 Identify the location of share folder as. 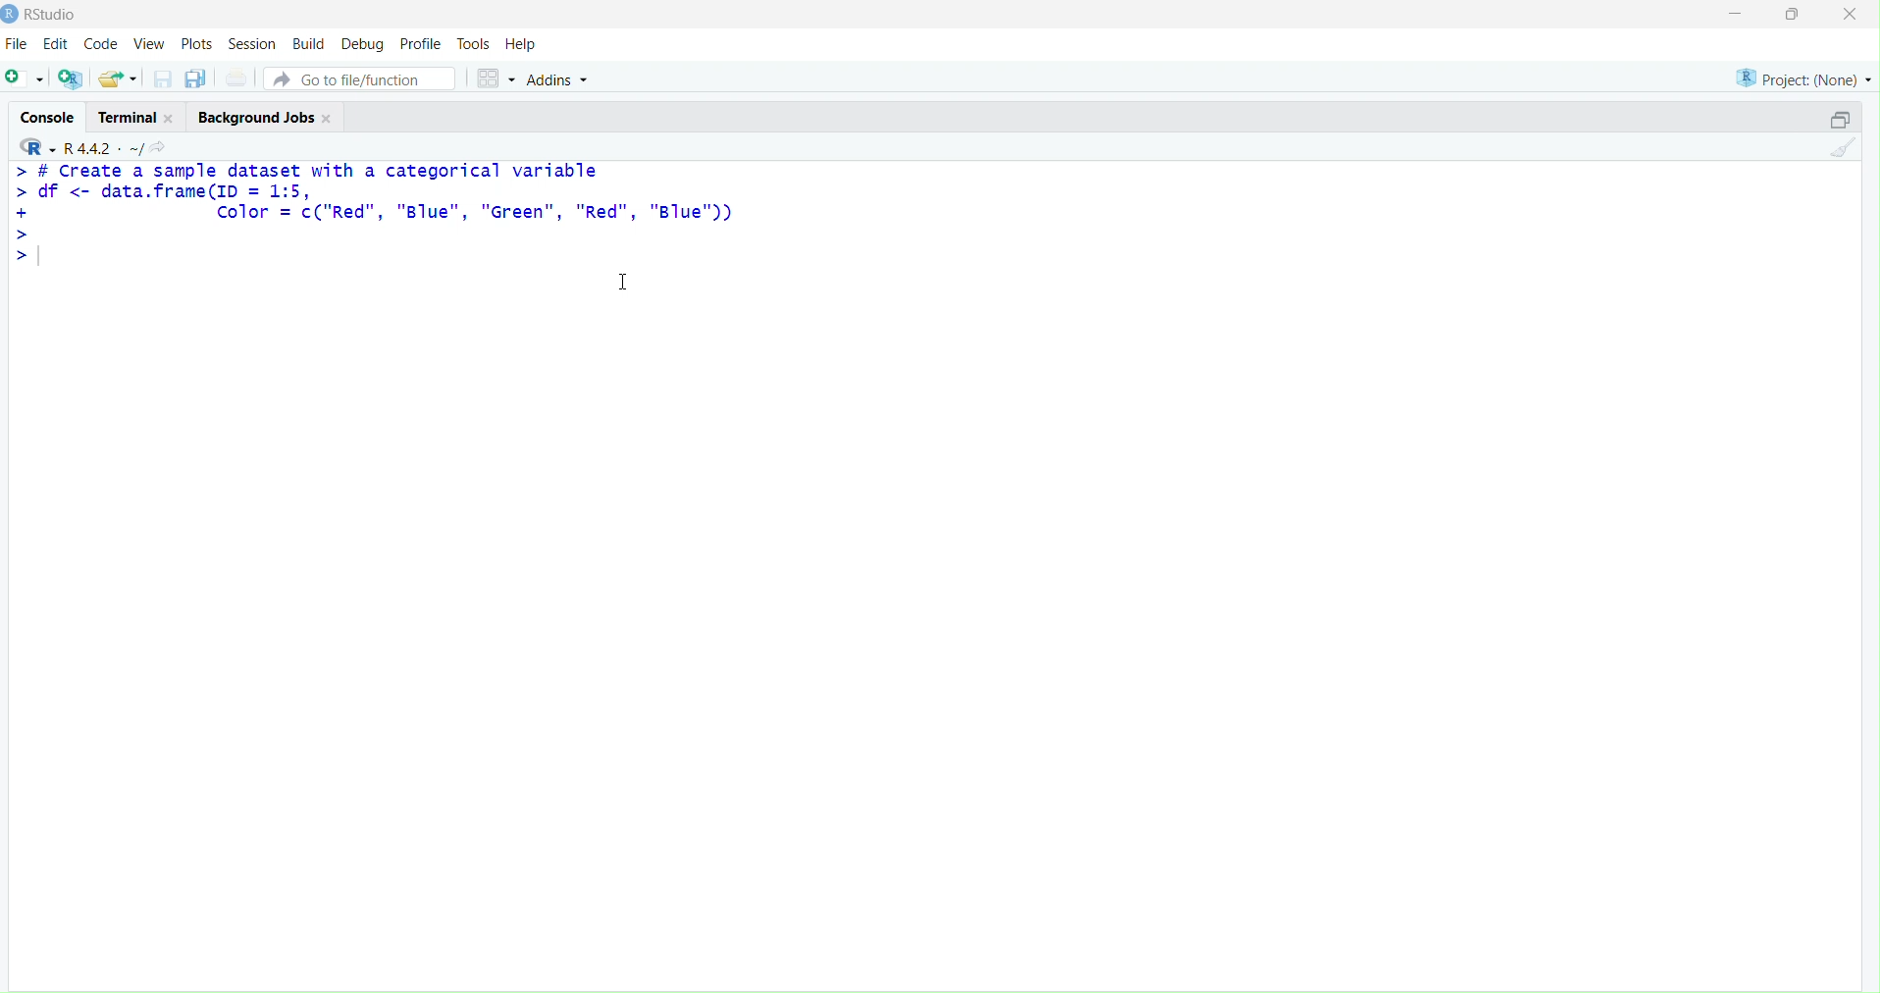
(119, 78).